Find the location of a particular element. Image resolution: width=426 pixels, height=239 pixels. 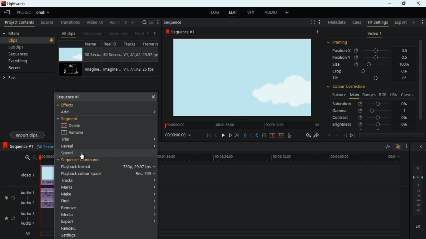

more is located at coordinates (158, 22).